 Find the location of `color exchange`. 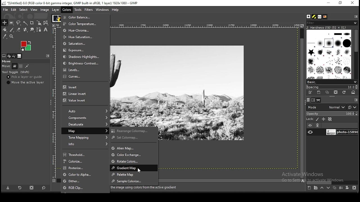

color exchange is located at coordinates (134, 155).